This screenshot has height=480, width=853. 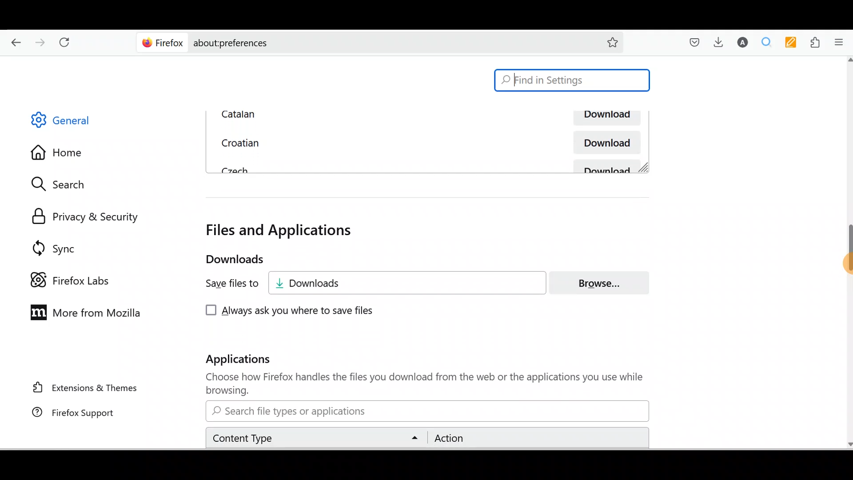 I want to click on scroll up, so click(x=848, y=59).